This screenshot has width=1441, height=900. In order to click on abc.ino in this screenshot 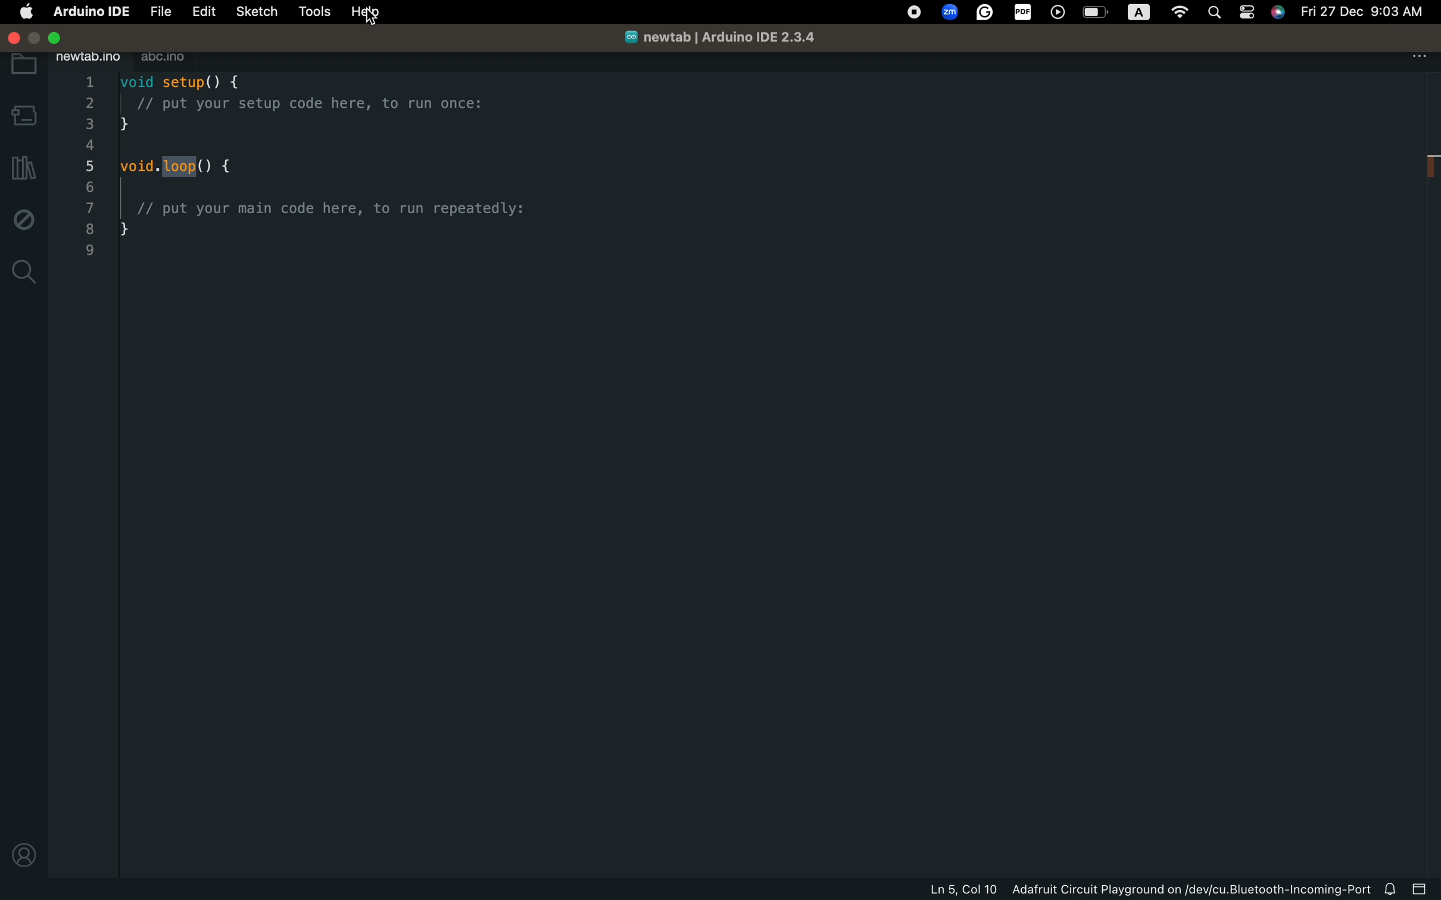, I will do `click(163, 57)`.